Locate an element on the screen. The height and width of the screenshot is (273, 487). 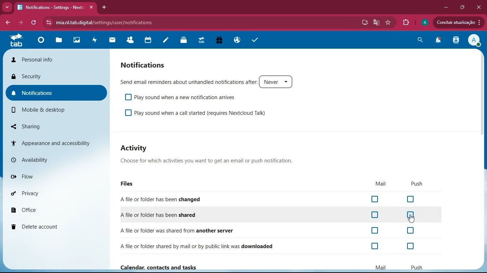
close is located at coordinates (480, 6).